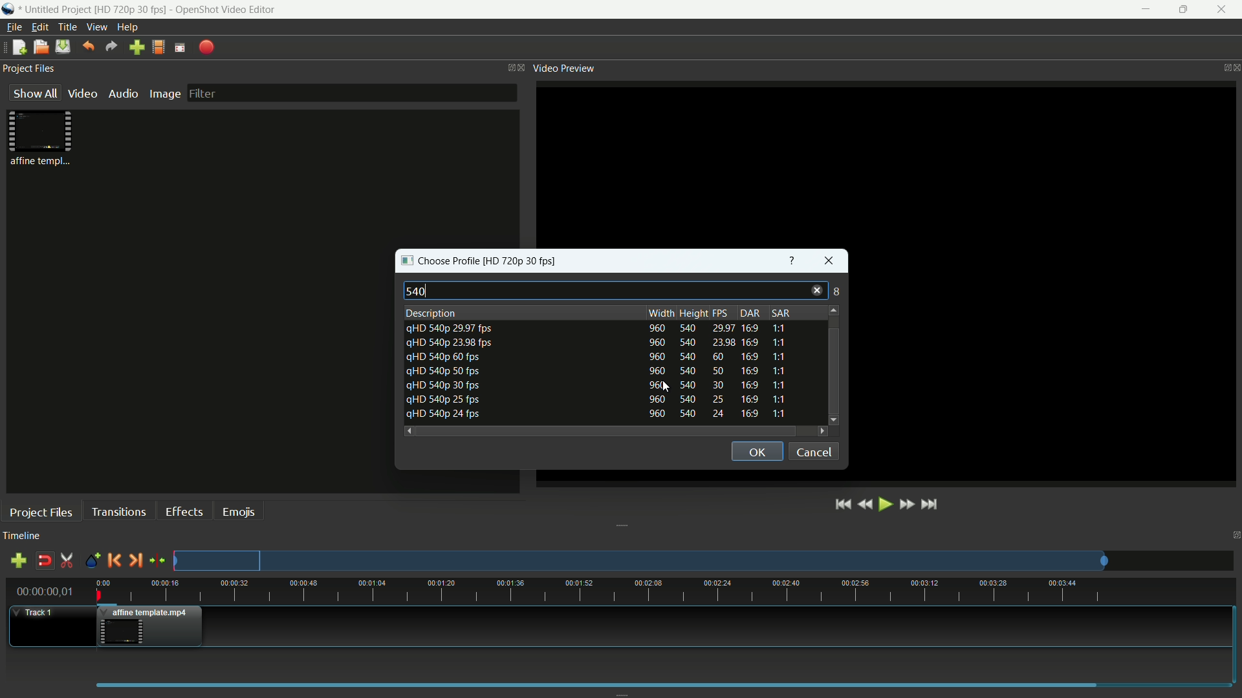  Describe the element at coordinates (88, 47) in the screenshot. I see `undo` at that location.